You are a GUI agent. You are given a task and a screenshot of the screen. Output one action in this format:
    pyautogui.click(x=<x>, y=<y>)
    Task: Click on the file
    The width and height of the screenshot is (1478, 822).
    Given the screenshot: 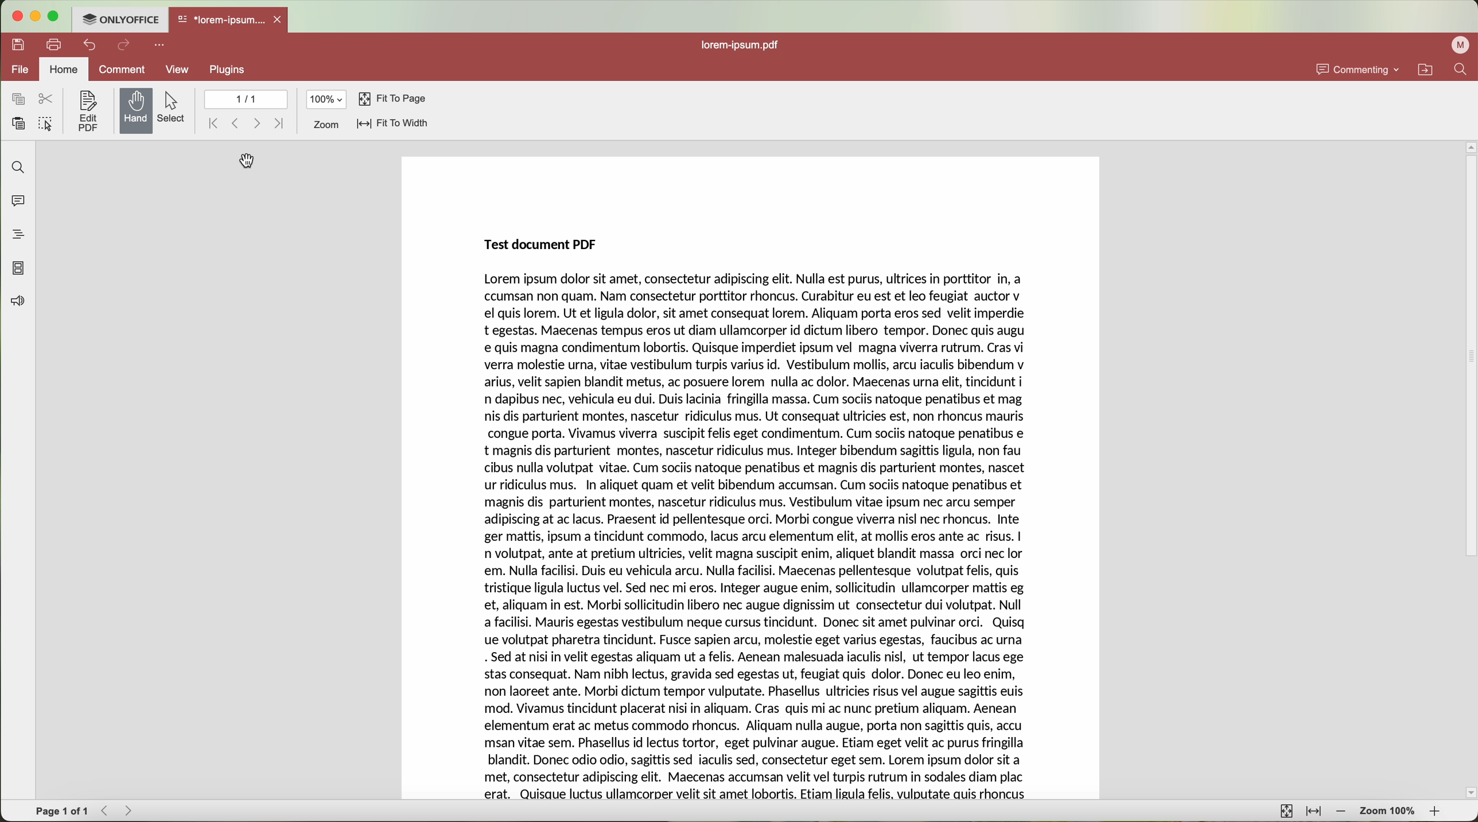 What is the action you would take?
    pyautogui.click(x=15, y=69)
    